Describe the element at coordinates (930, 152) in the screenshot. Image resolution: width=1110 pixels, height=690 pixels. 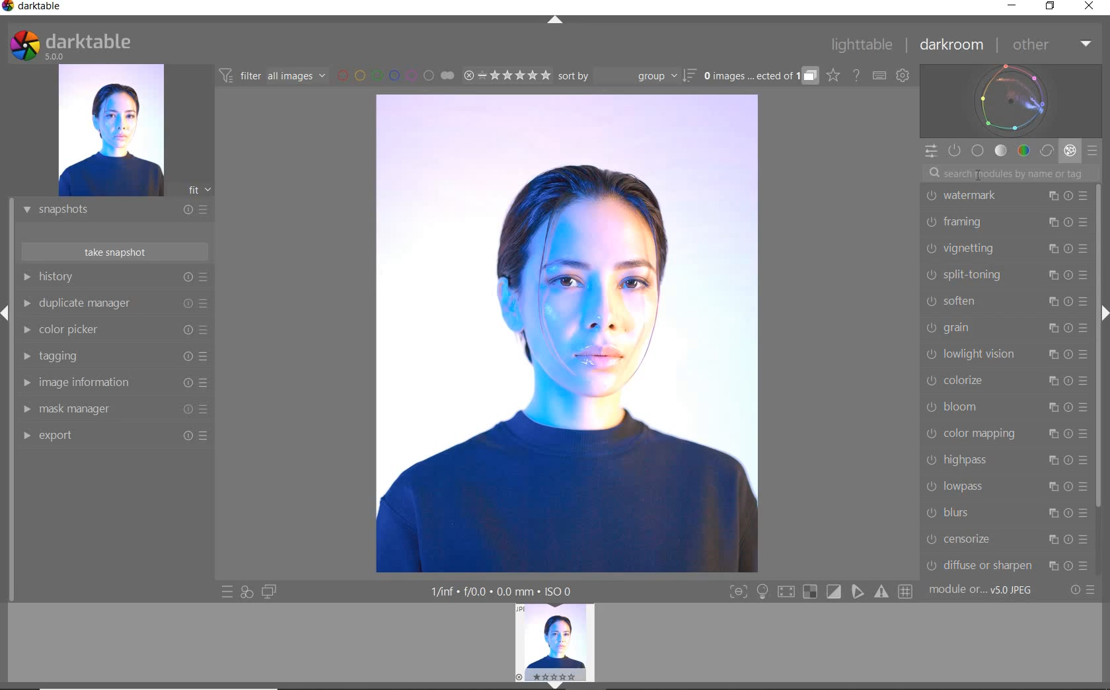
I see `QUICK ACCESS PANEL` at that location.